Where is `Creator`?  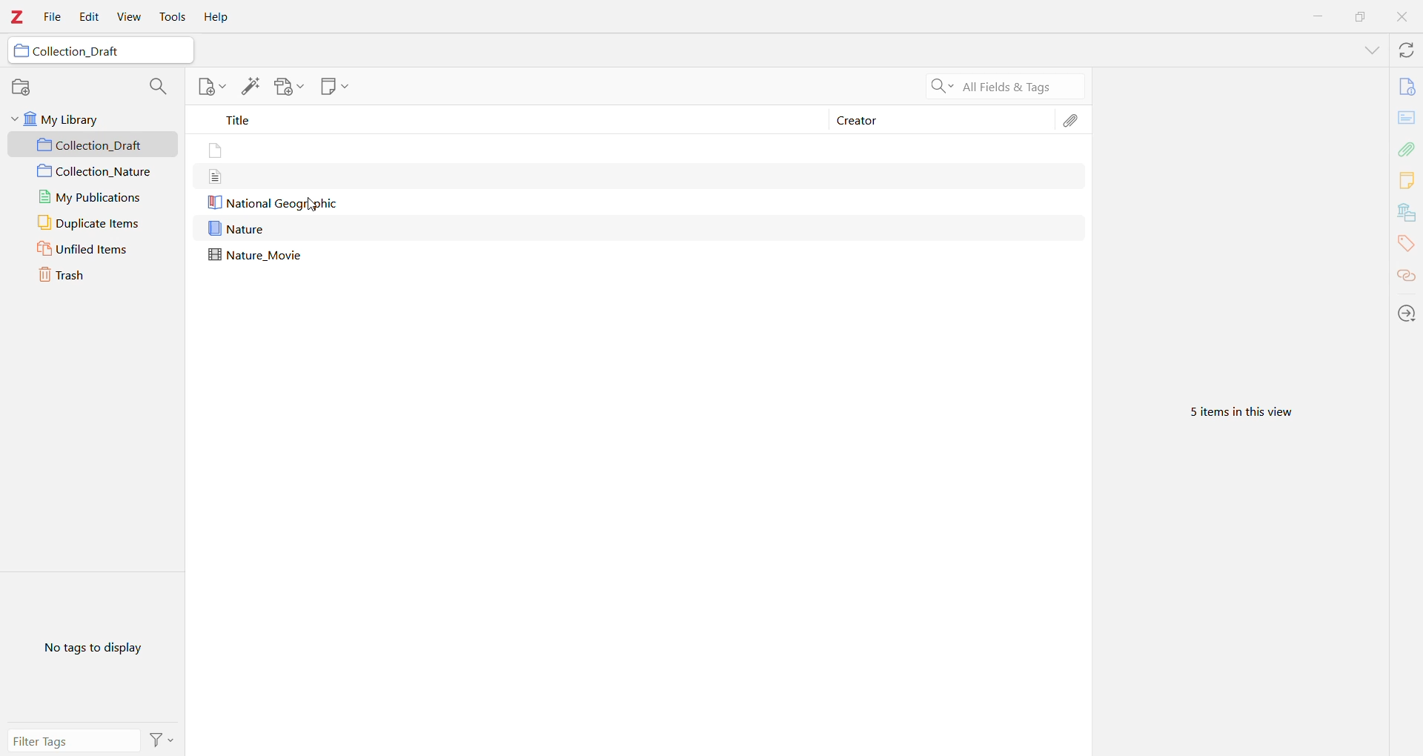
Creator is located at coordinates (942, 120).